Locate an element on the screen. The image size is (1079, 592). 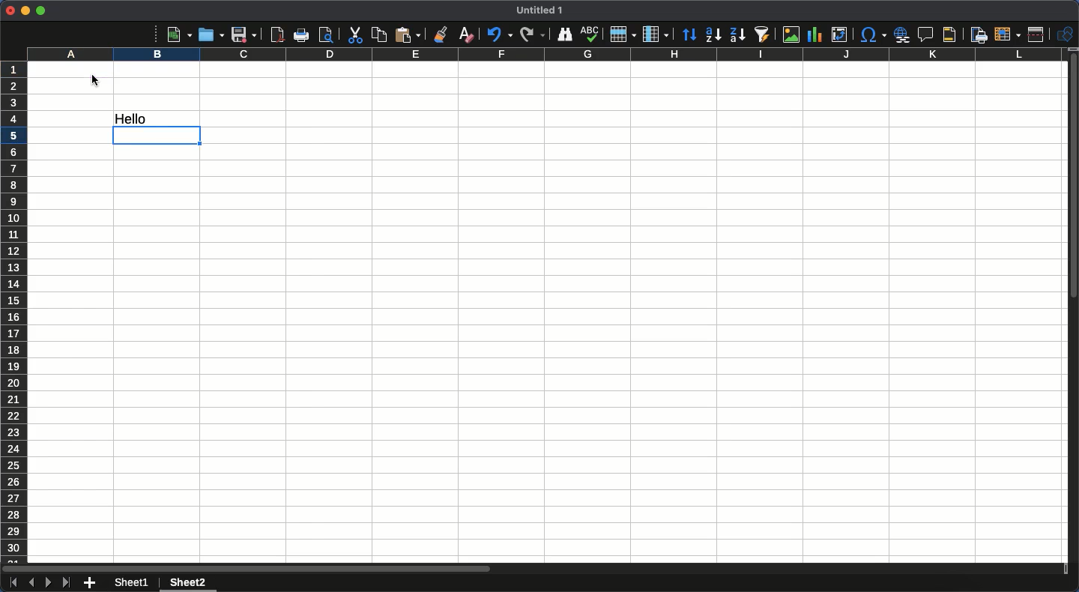
Special characters is located at coordinates (872, 34).